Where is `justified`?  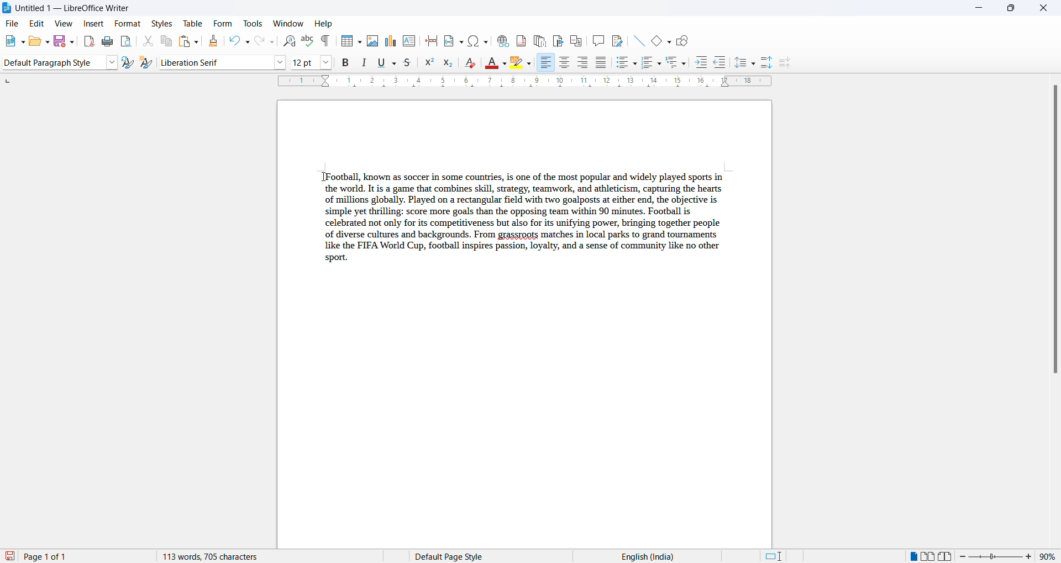 justified is located at coordinates (601, 62).